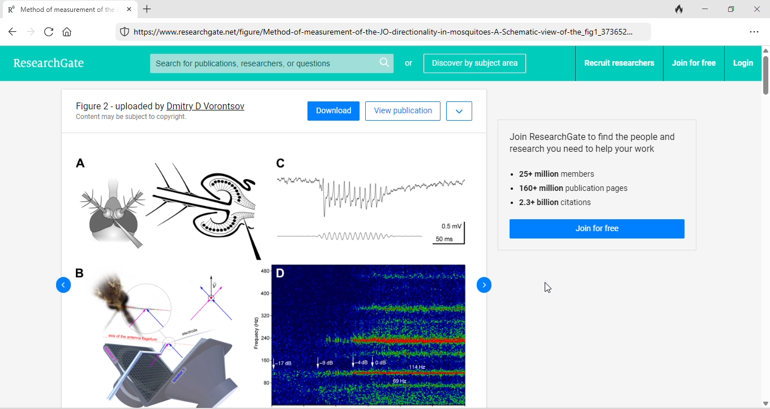  What do you see at coordinates (755, 32) in the screenshot?
I see `option` at bounding box center [755, 32].